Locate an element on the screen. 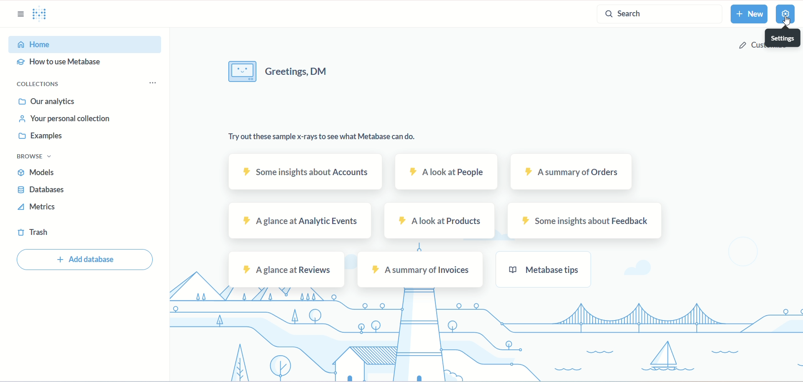  sidebar is located at coordinates (15, 14).